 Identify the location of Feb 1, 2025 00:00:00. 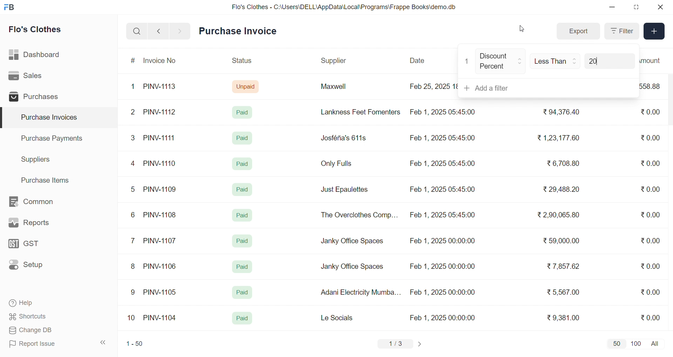
(442, 242).